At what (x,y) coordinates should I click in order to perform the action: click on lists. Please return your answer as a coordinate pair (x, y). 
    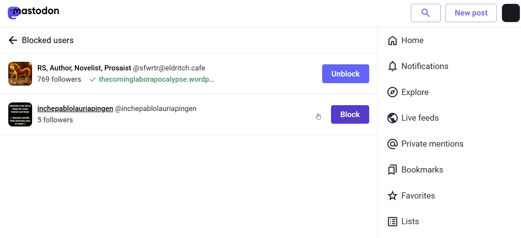
    Looking at the image, I should click on (409, 223).